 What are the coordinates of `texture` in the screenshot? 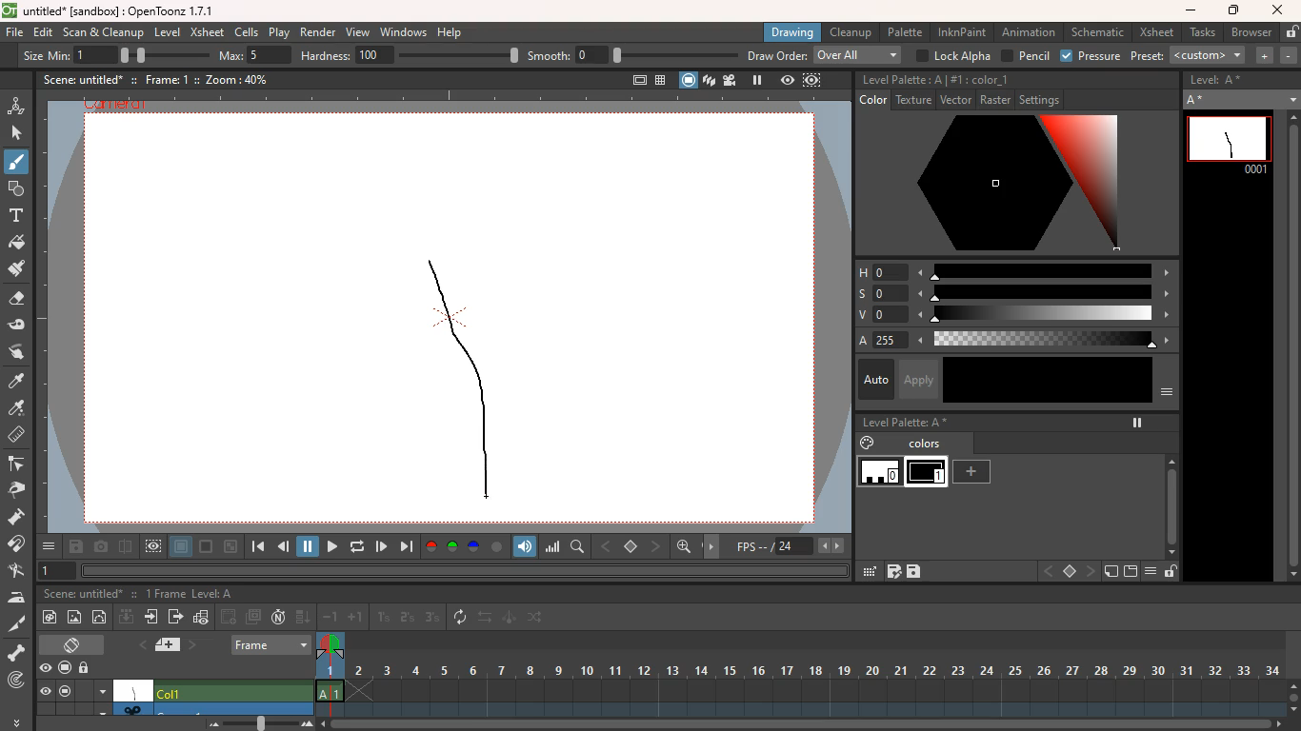 It's located at (913, 101).